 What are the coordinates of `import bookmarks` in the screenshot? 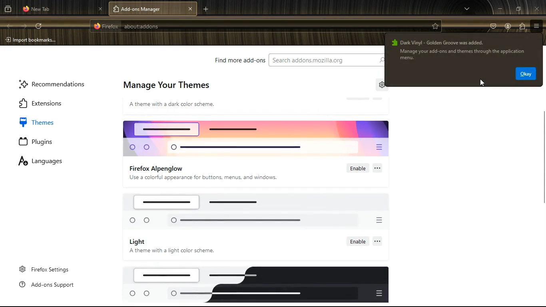 It's located at (34, 40).